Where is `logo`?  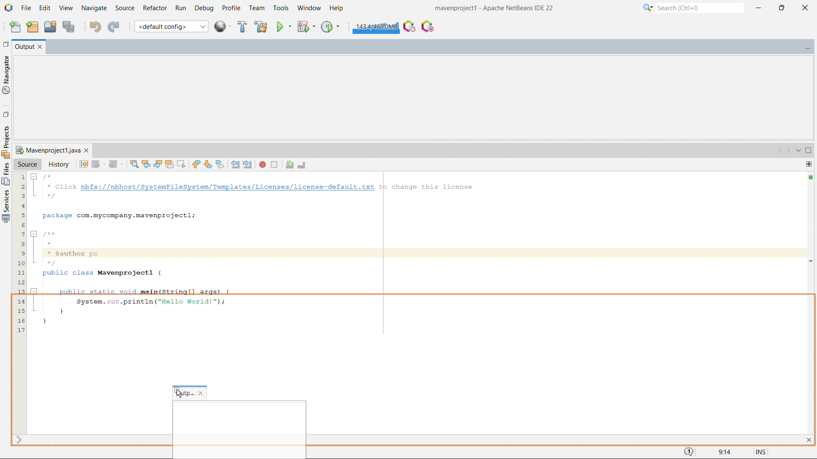
logo is located at coordinates (9, 8).